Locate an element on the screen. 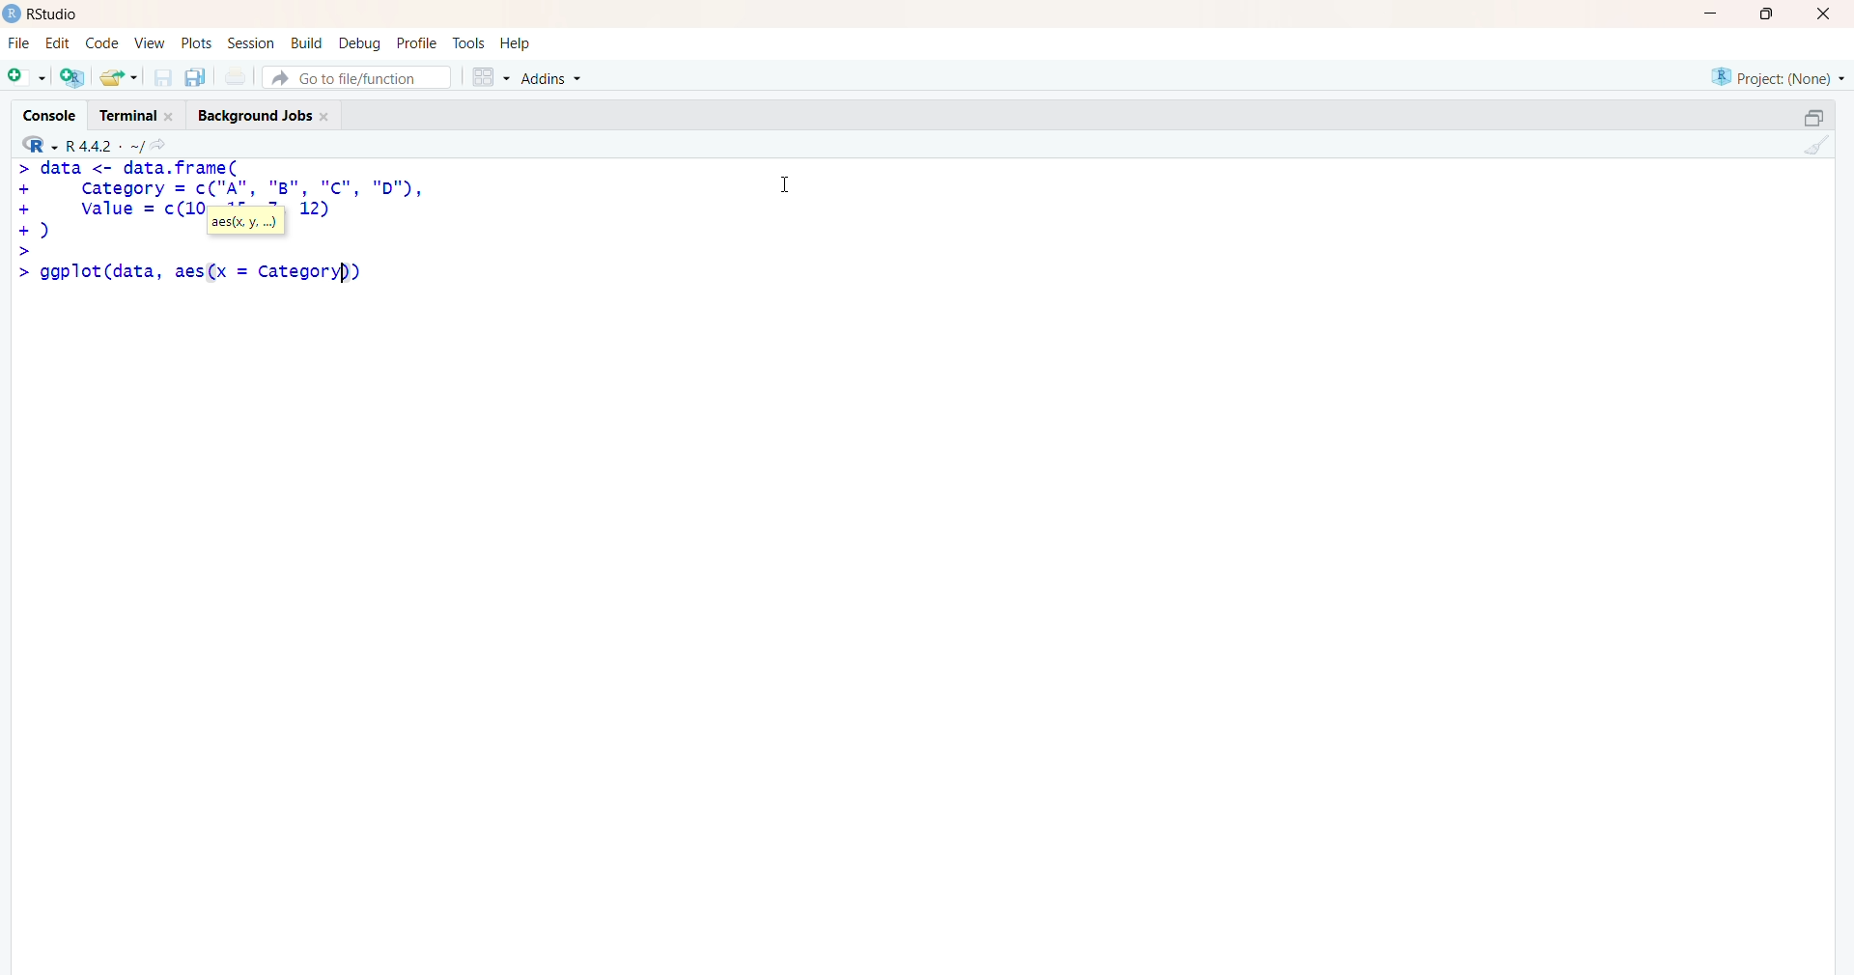  open an existing file is located at coordinates (118, 76).